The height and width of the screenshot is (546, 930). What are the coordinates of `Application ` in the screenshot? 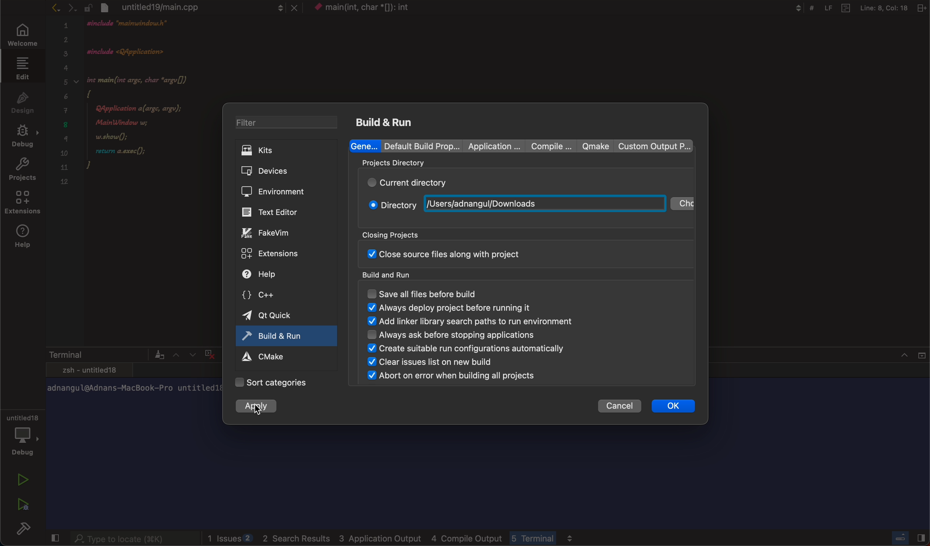 It's located at (493, 146).